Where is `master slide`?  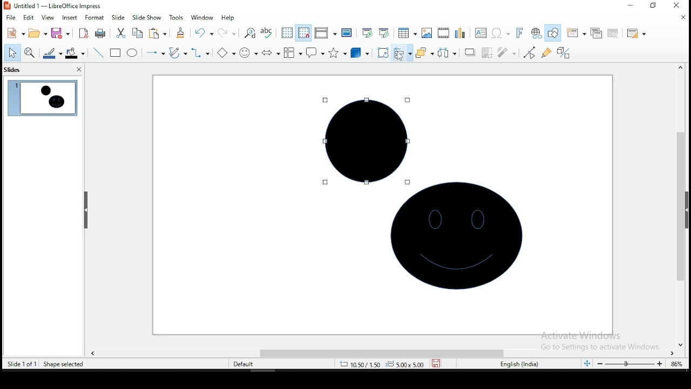 master slide is located at coordinates (346, 33).